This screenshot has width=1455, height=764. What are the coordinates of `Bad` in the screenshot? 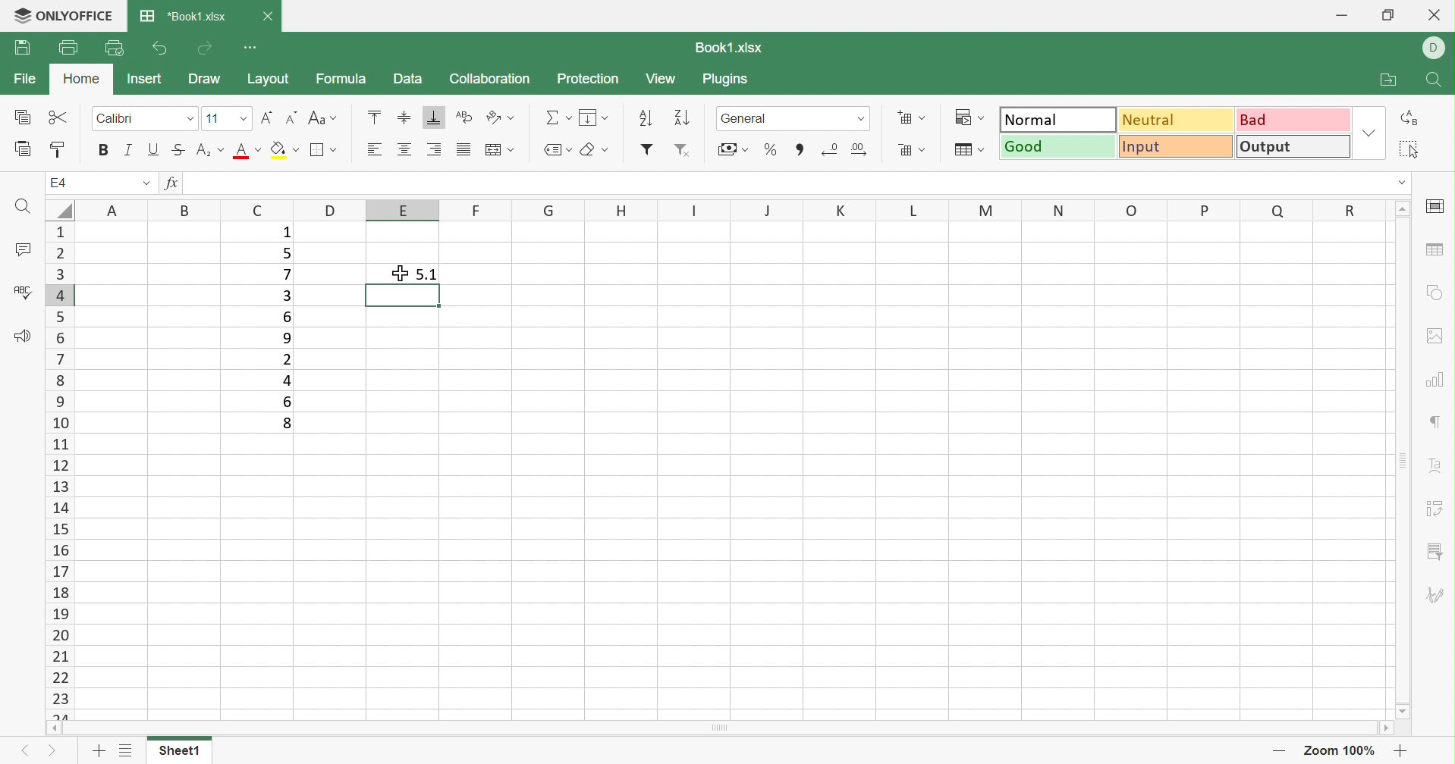 It's located at (1293, 121).